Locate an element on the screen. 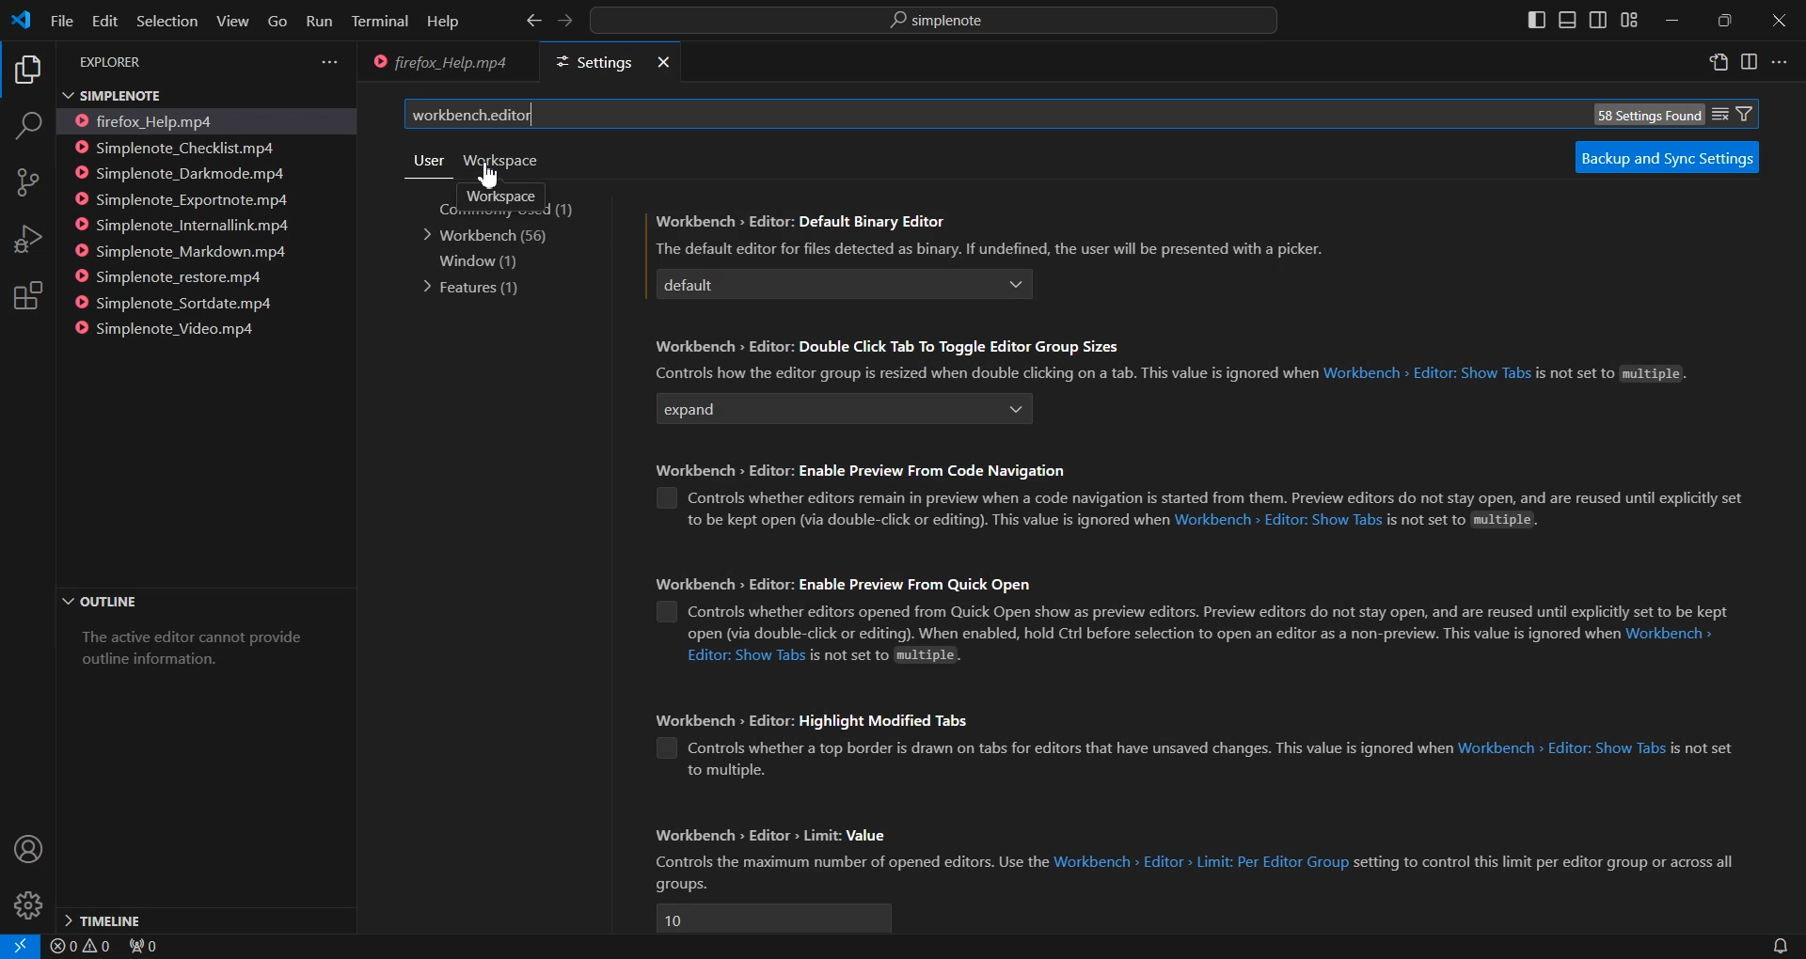 This screenshot has height=959, width=1806. Workbench > Editor > Limit: Value is located at coordinates (785, 837).